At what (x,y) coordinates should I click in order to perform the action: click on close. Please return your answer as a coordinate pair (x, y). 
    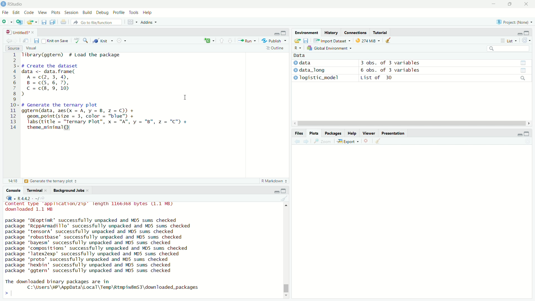
    Looking at the image, I should click on (526, 5).